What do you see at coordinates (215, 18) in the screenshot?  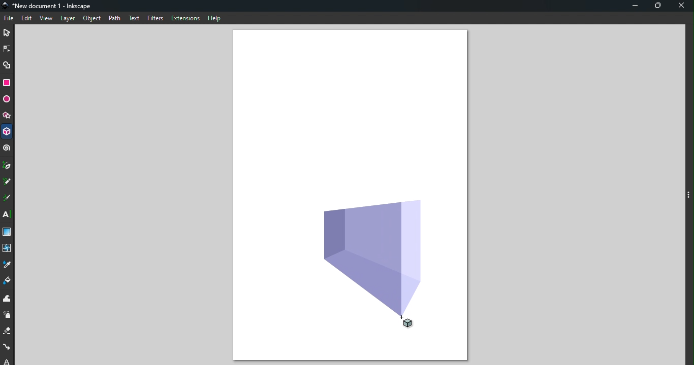 I see `Help` at bounding box center [215, 18].